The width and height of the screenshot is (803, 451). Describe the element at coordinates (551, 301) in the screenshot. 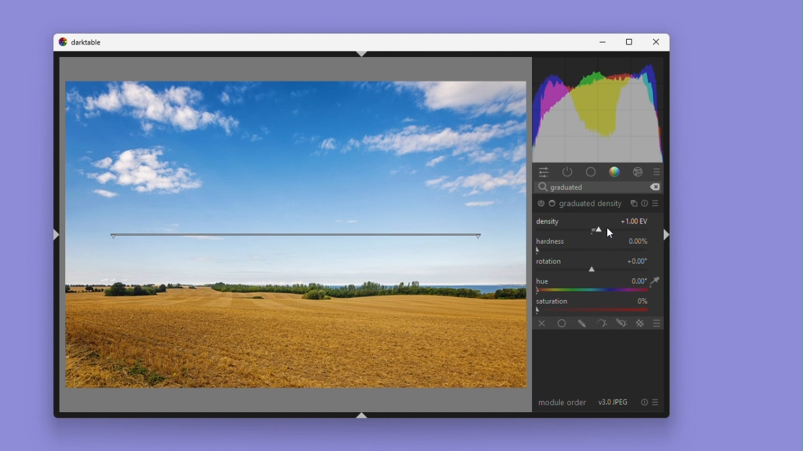

I see `Saturation` at that location.